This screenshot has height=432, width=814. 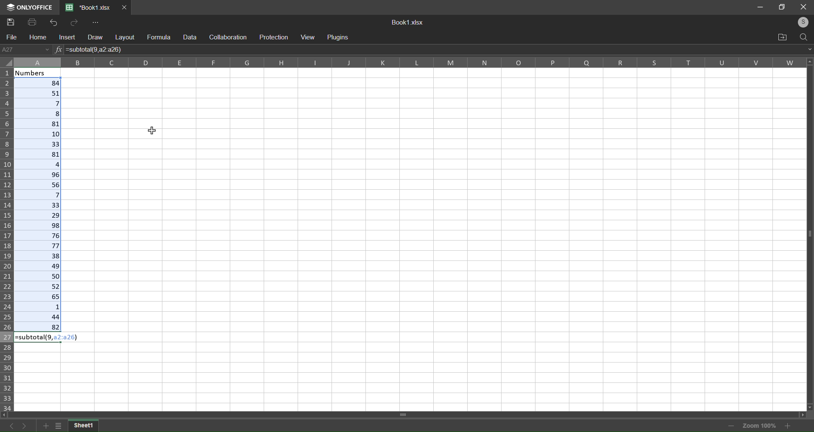 What do you see at coordinates (125, 7) in the screenshot?
I see `Close Tab` at bounding box center [125, 7].